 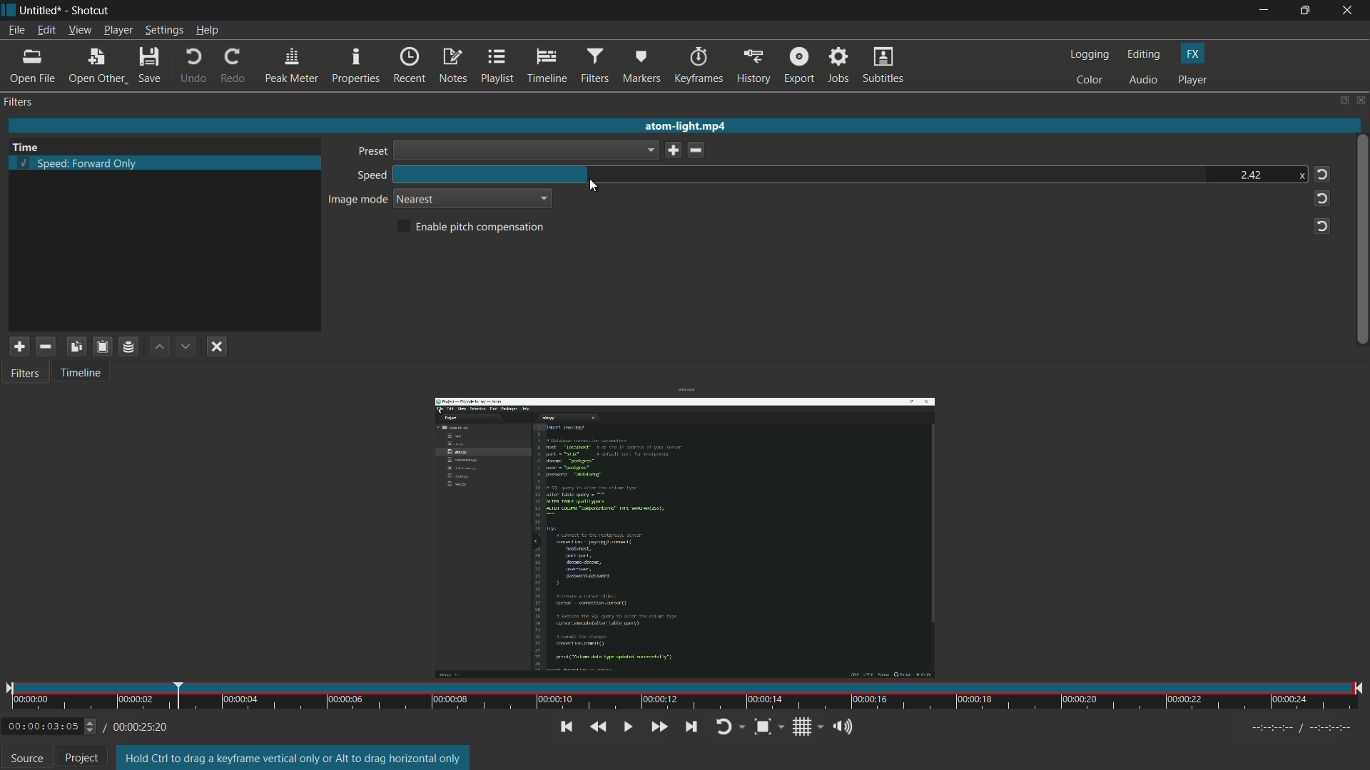 What do you see at coordinates (232, 66) in the screenshot?
I see `redo` at bounding box center [232, 66].